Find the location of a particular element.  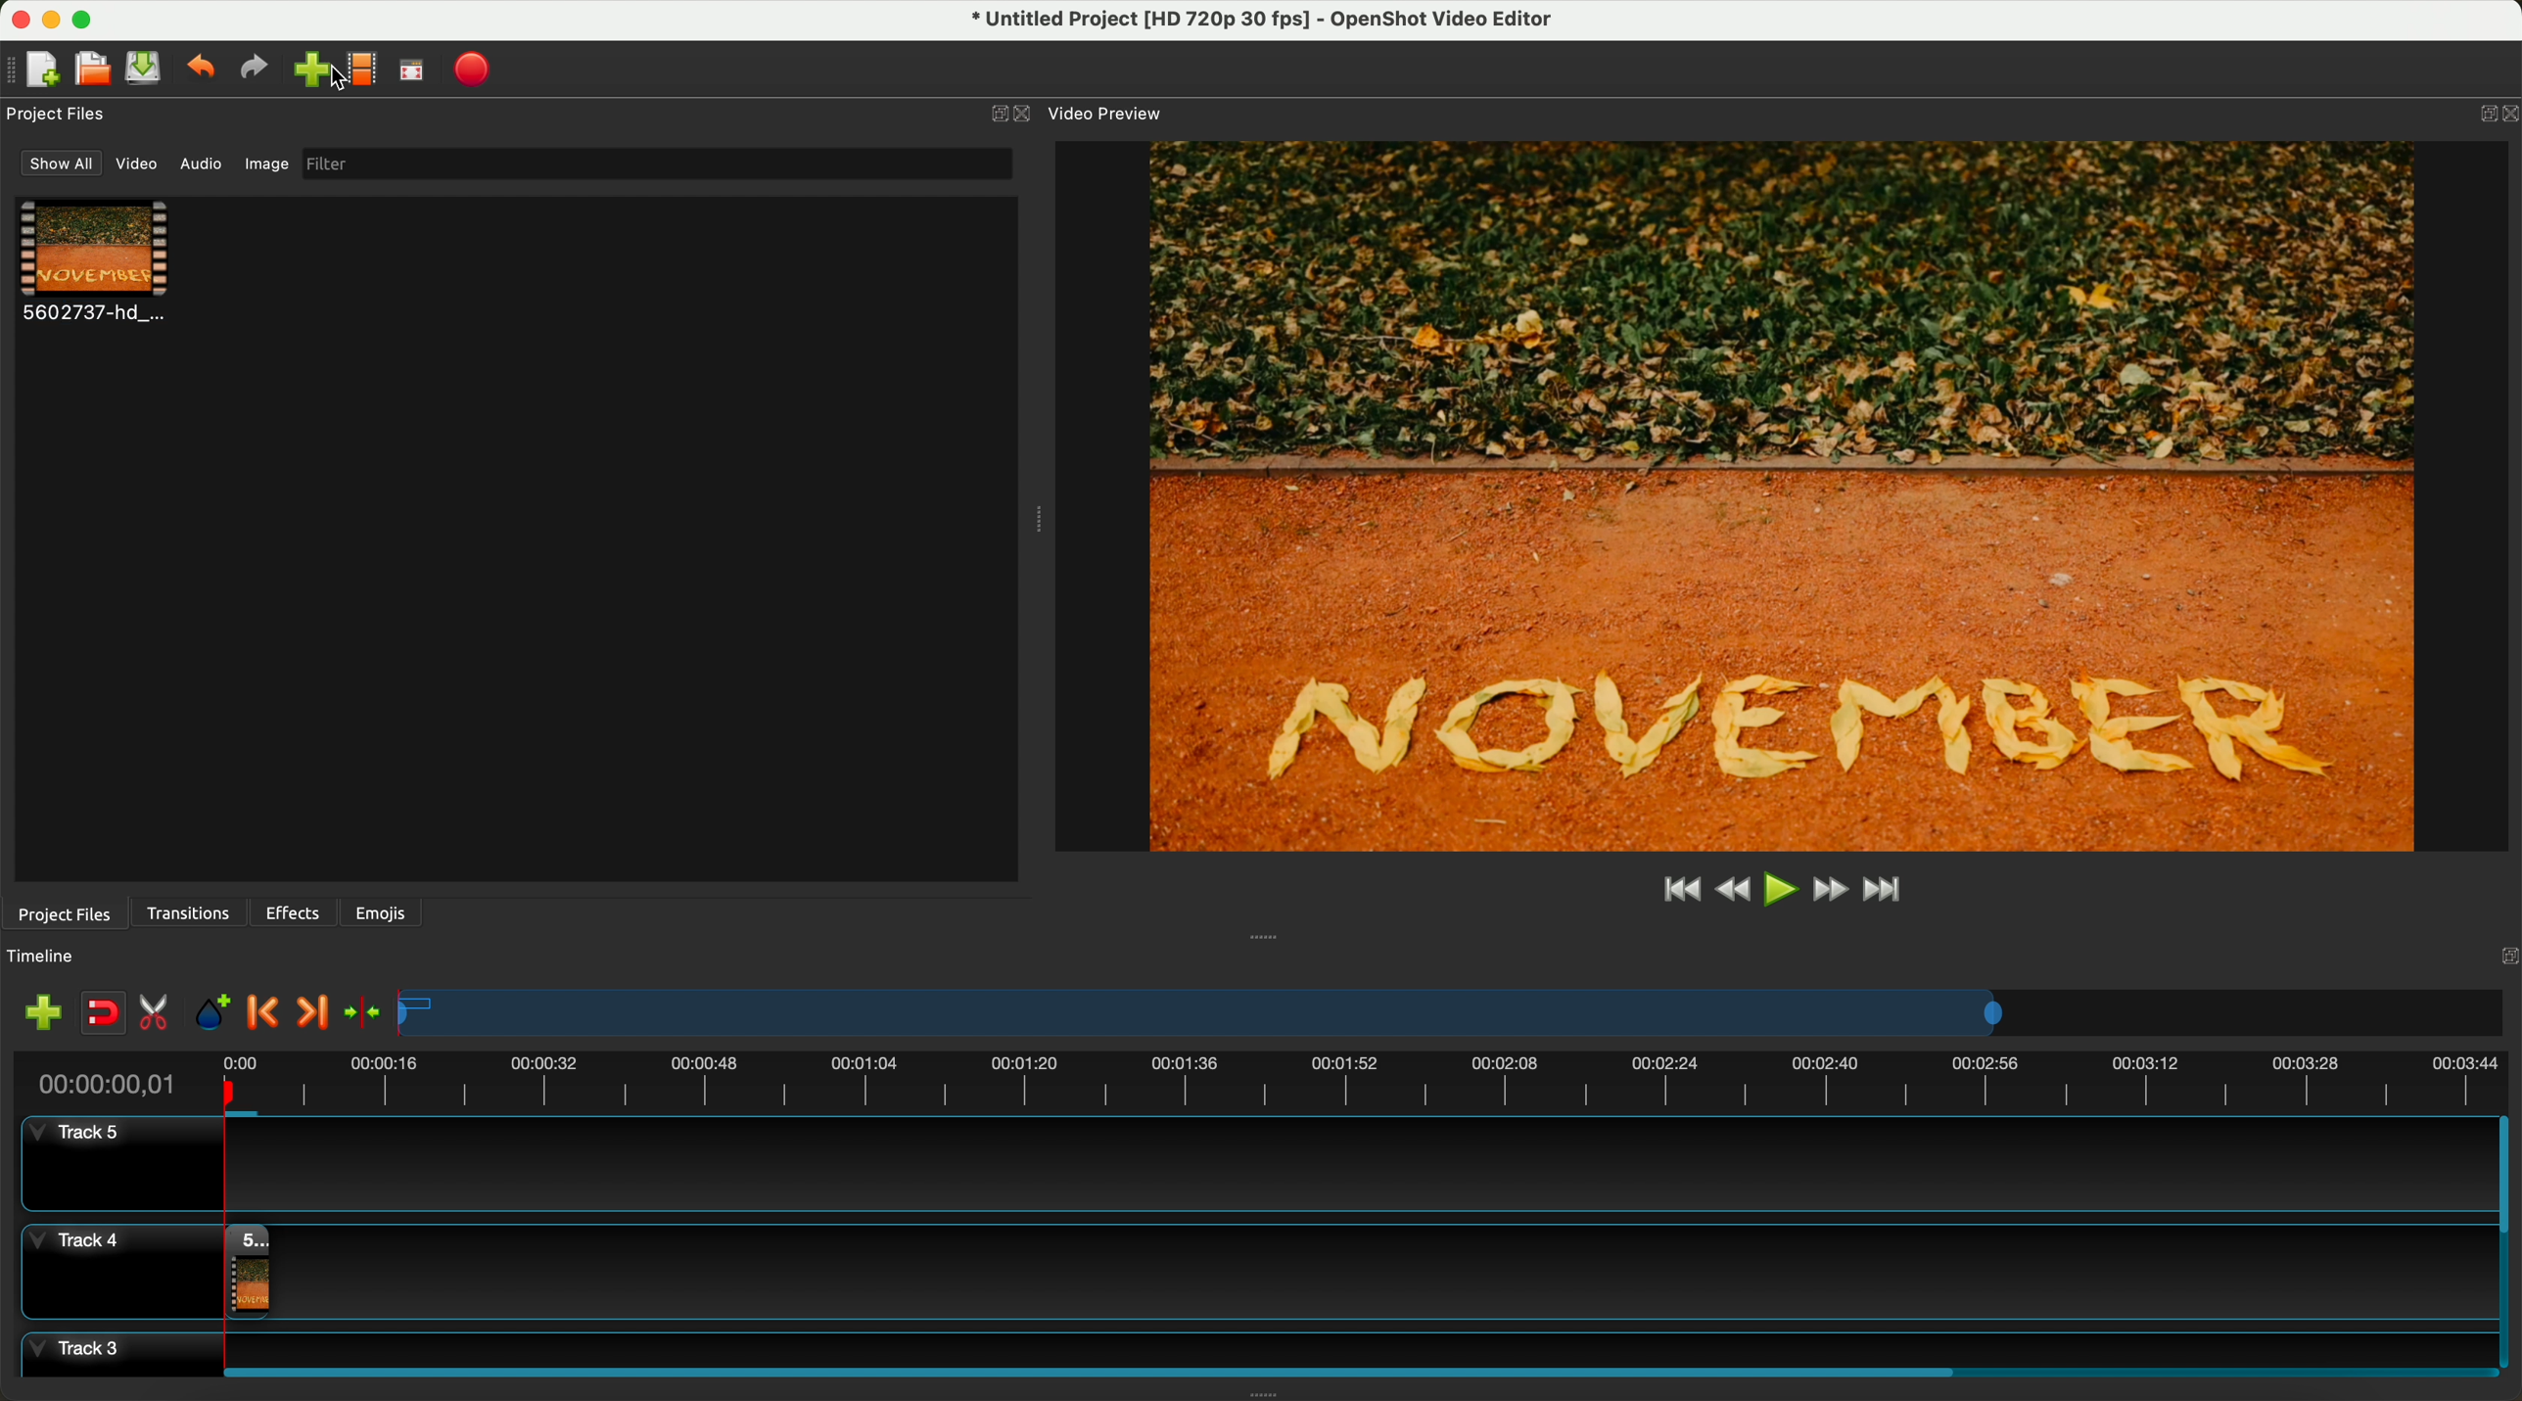

save file is located at coordinates (147, 69).